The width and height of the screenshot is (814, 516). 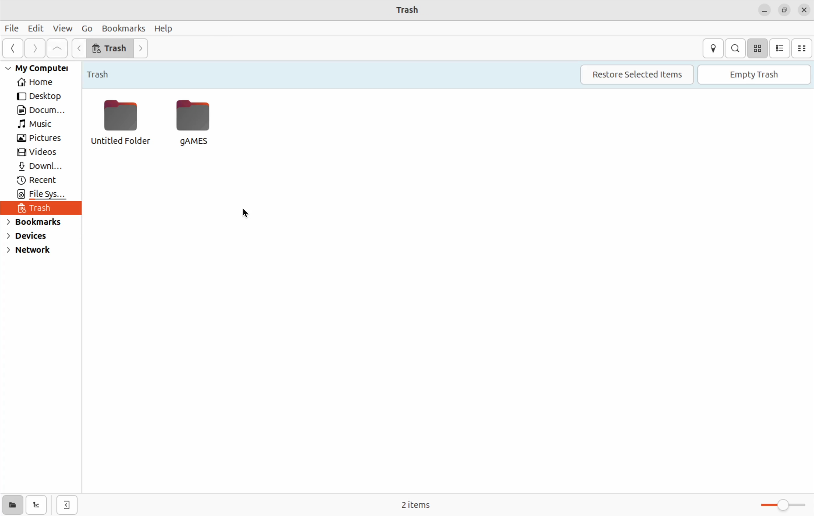 What do you see at coordinates (36, 28) in the screenshot?
I see `Edit` at bounding box center [36, 28].